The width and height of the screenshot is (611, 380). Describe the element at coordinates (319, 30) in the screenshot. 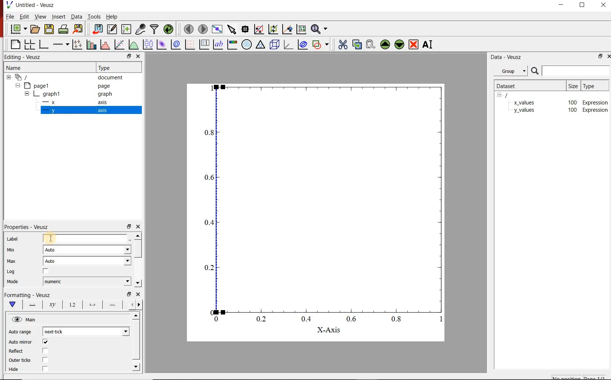

I see `zoom functions menu` at that location.